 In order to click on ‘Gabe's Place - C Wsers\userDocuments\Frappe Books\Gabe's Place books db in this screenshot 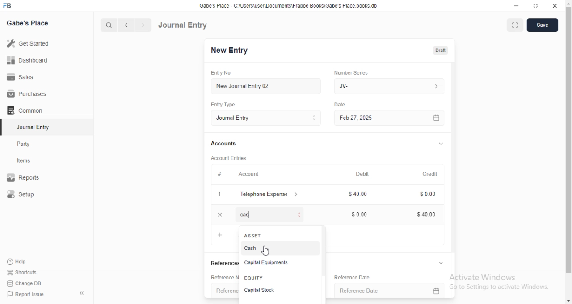, I will do `click(294, 5)`.